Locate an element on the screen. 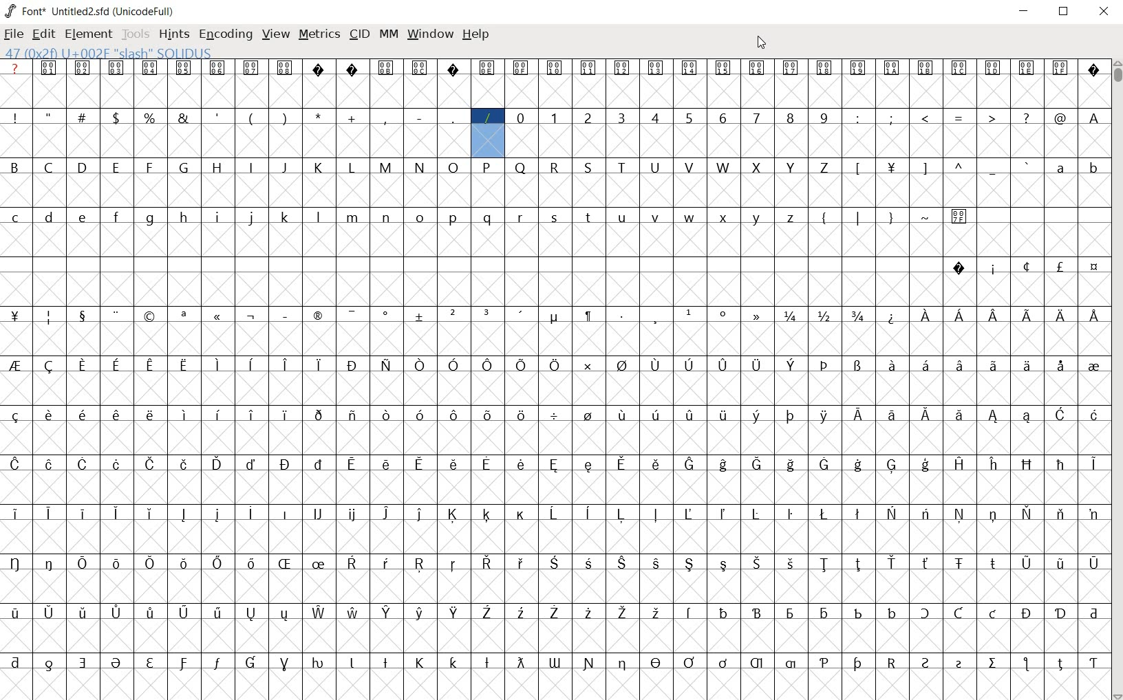  glyph is located at coordinates (623, 613).